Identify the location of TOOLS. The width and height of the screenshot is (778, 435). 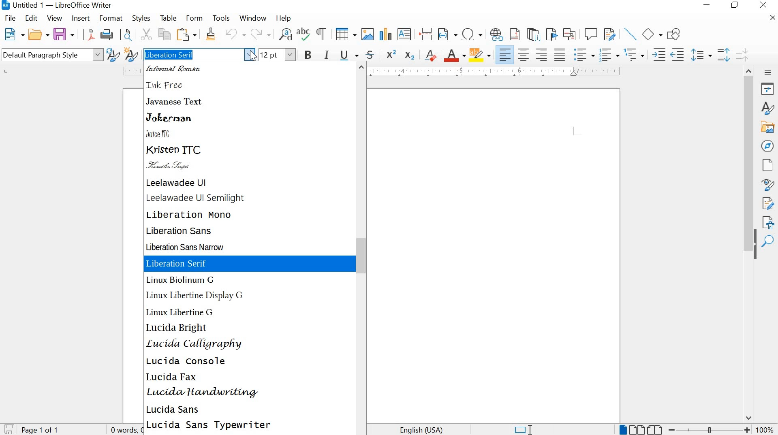
(221, 19).